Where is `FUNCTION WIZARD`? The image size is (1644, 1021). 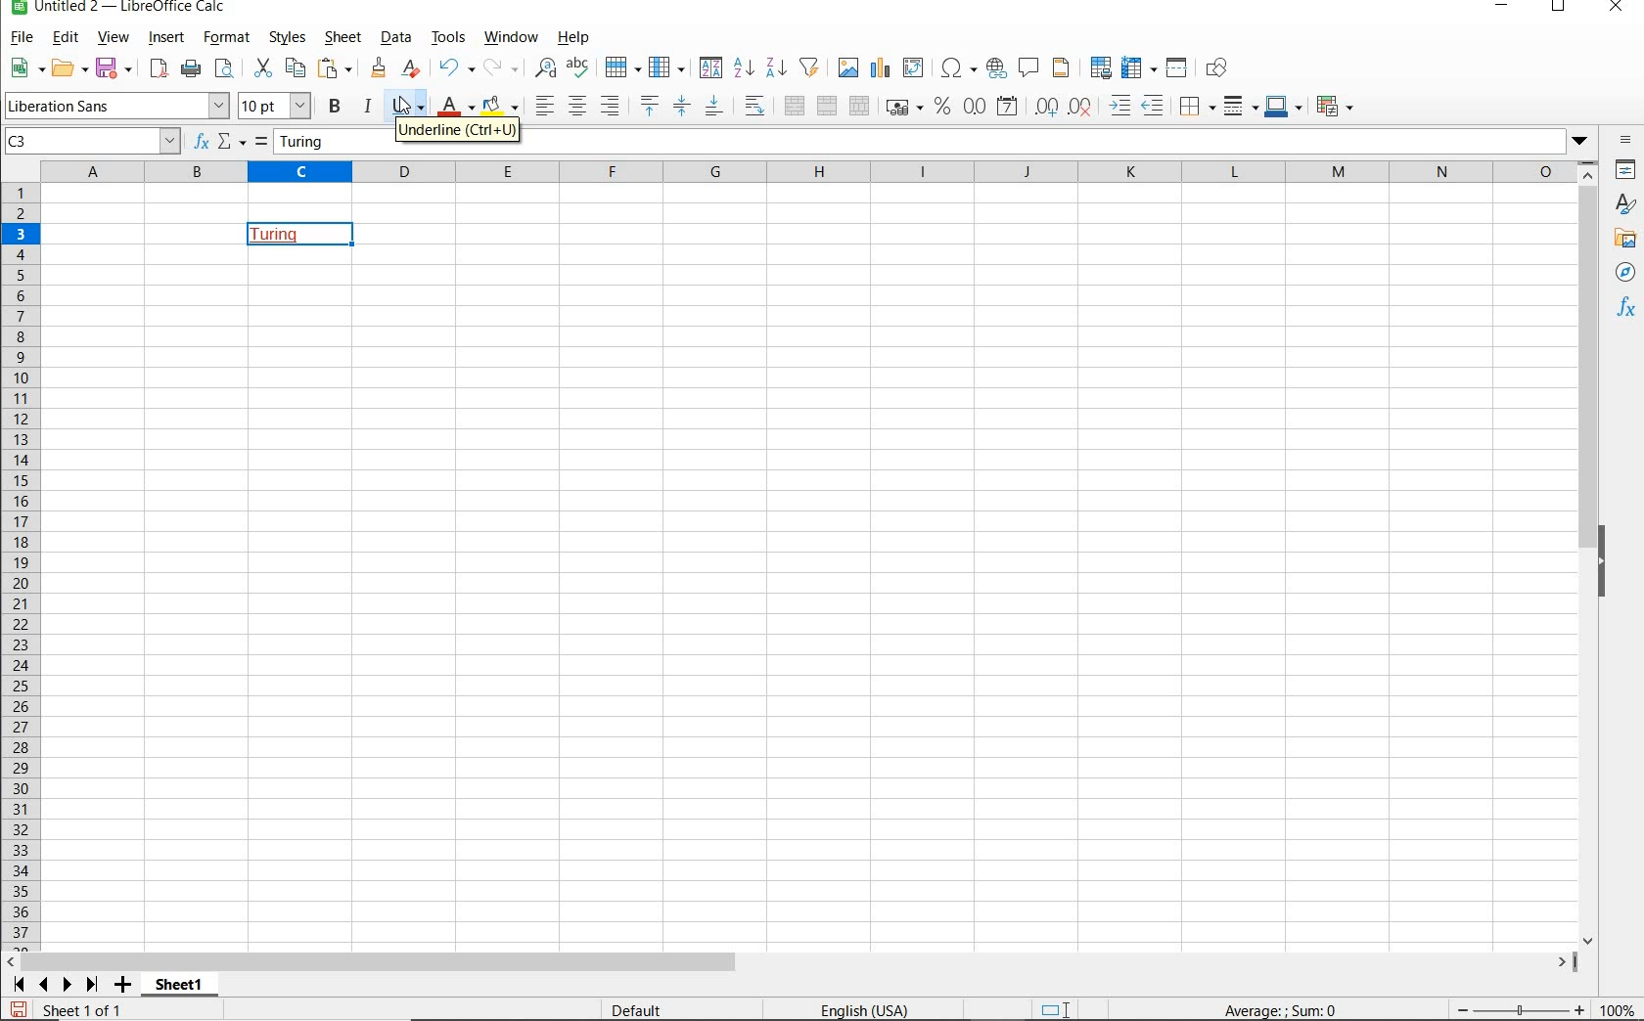
FUNCTION WIZARD is located at coordinates (202, 142).